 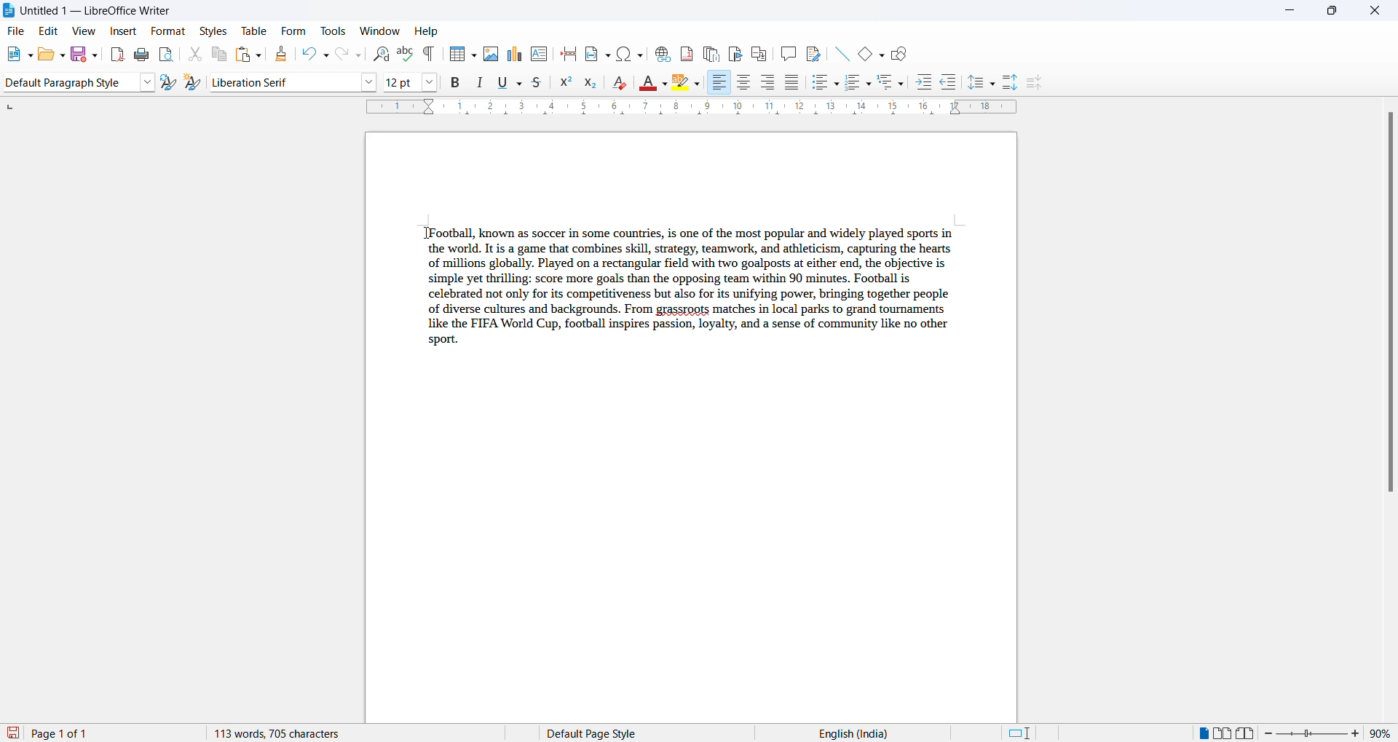 I want to click on toggle unordered list, so click(x=818, y=83).